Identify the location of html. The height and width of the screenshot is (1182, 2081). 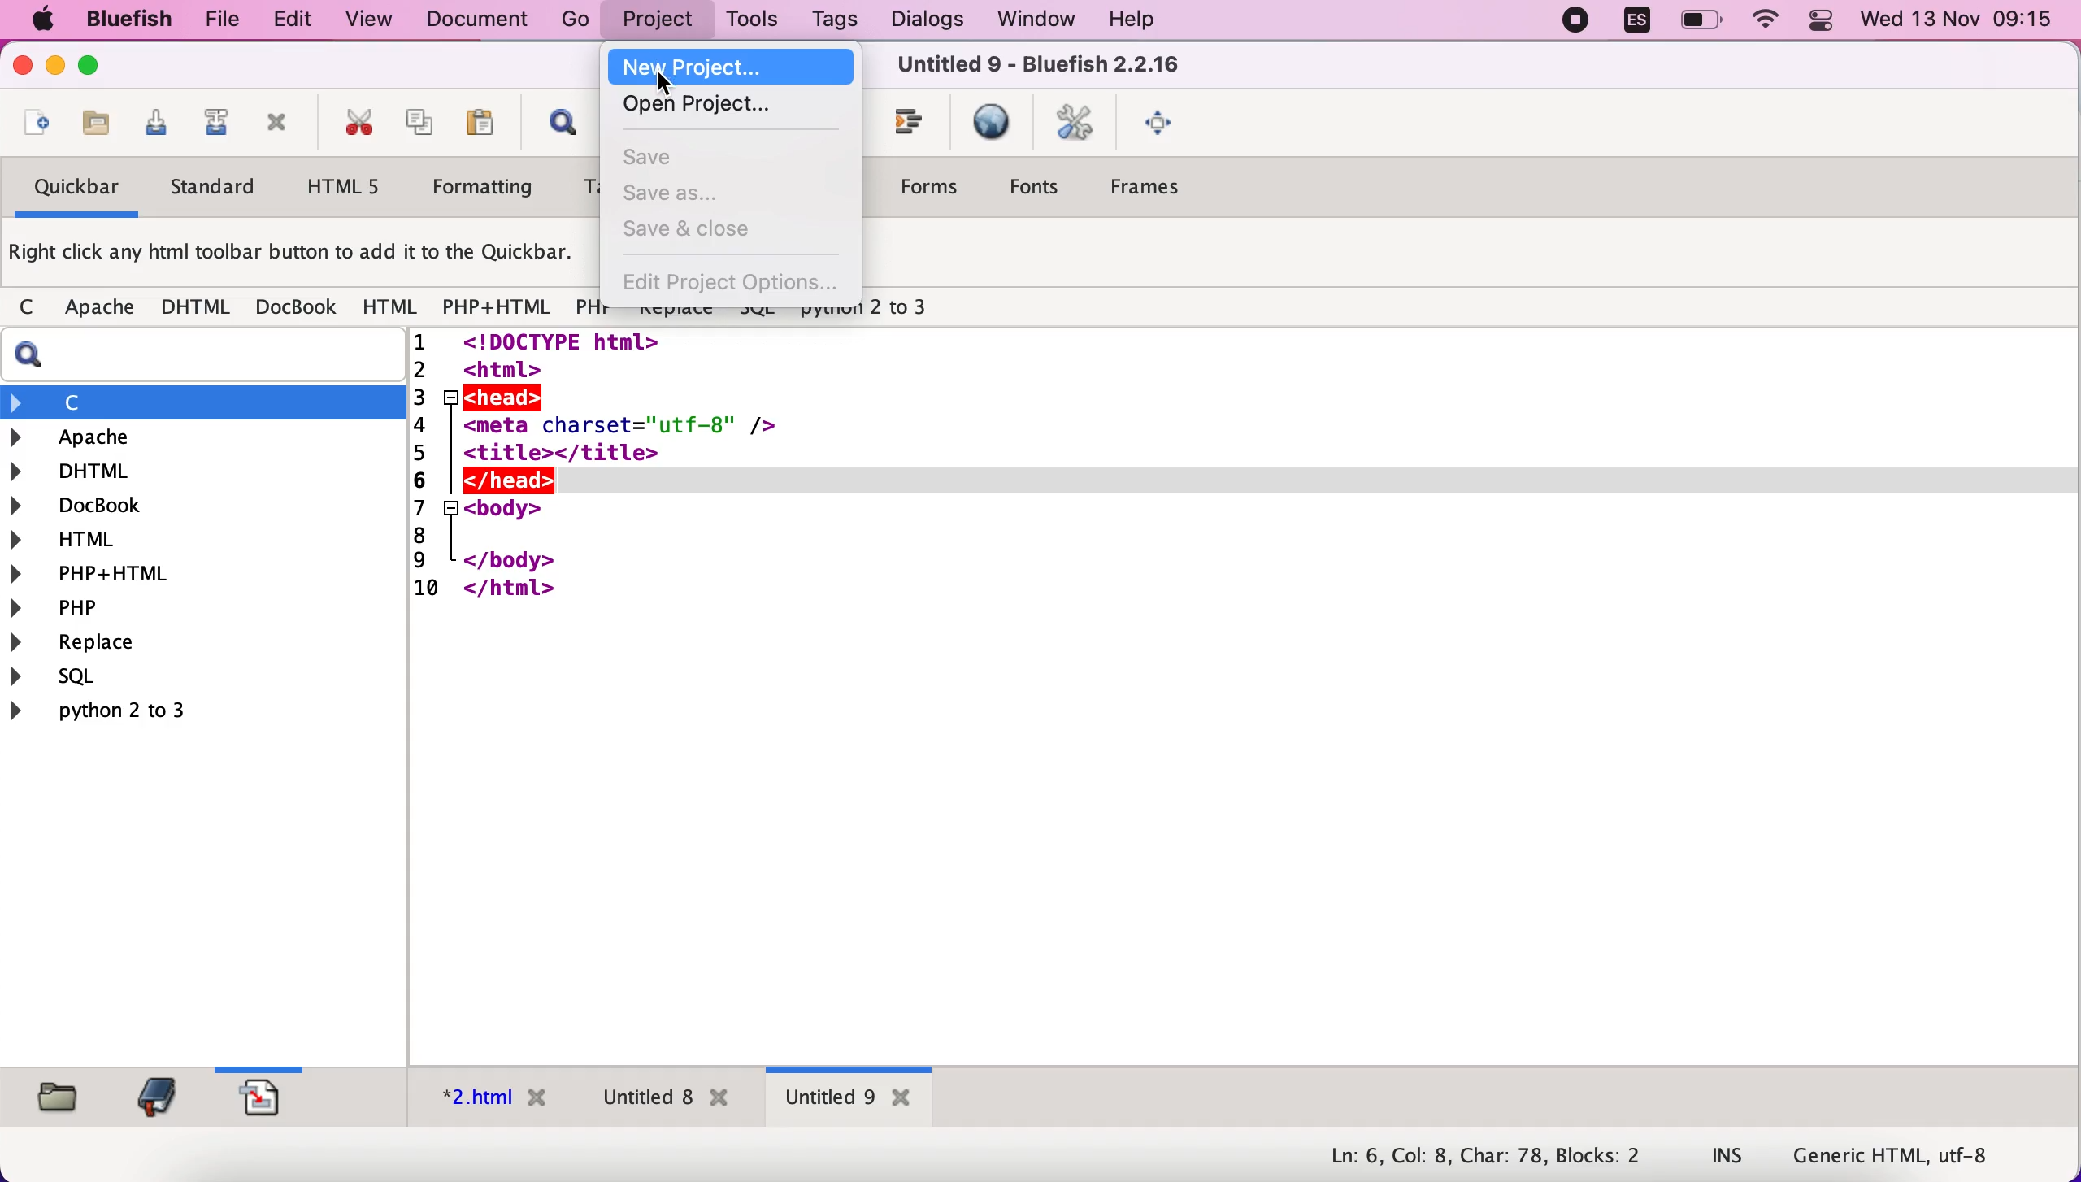
(204, 537).